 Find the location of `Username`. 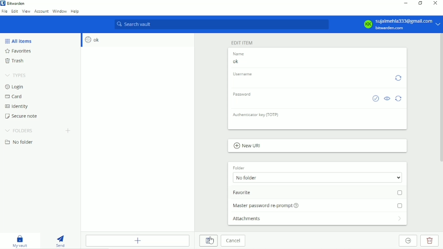

Username is located at coordinates (243, 73).